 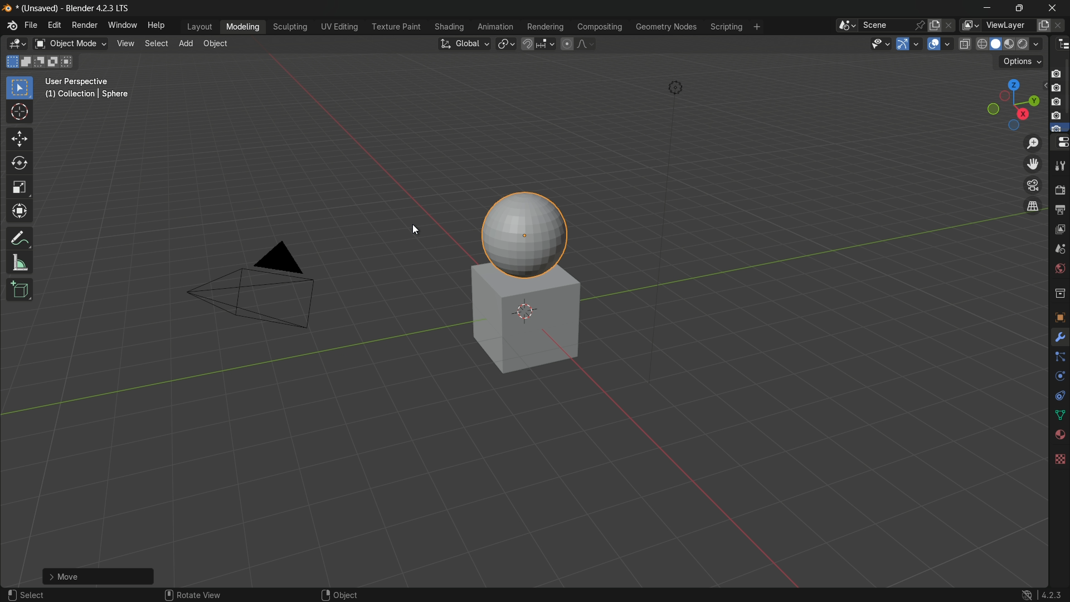 I want to click on browse views, so click(x=971, y=27).